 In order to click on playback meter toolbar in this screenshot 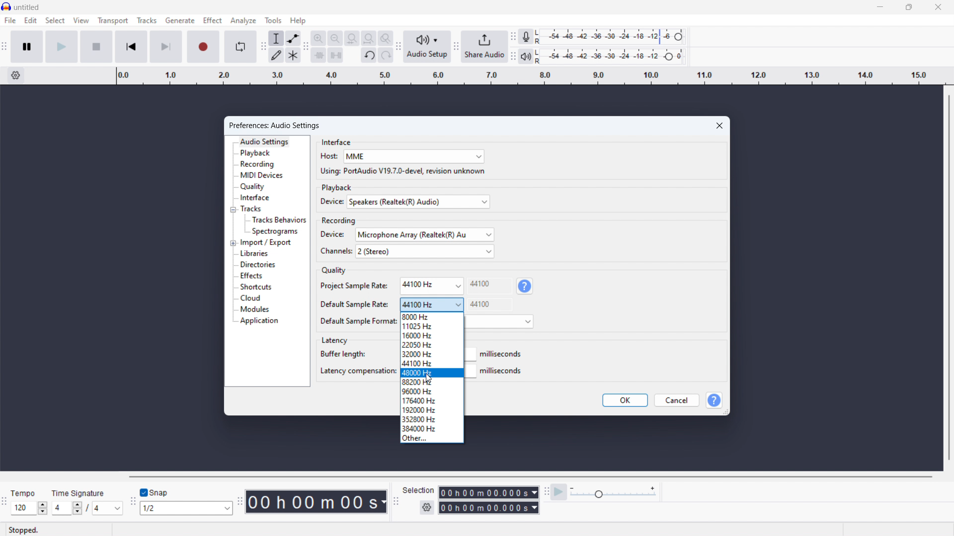, I will do `click(526, 56)`.